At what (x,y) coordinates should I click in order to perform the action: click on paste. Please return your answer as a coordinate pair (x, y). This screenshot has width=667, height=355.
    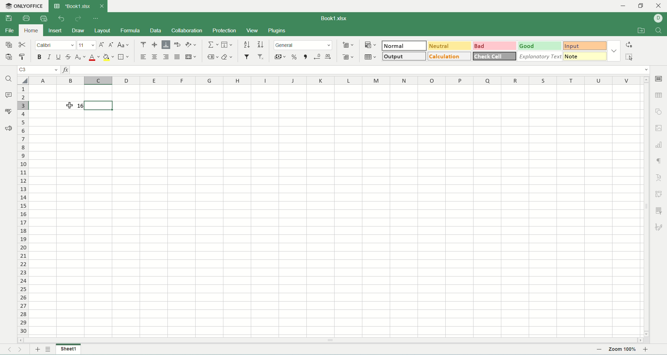
    Looking at the image, I should click on (9, 57).